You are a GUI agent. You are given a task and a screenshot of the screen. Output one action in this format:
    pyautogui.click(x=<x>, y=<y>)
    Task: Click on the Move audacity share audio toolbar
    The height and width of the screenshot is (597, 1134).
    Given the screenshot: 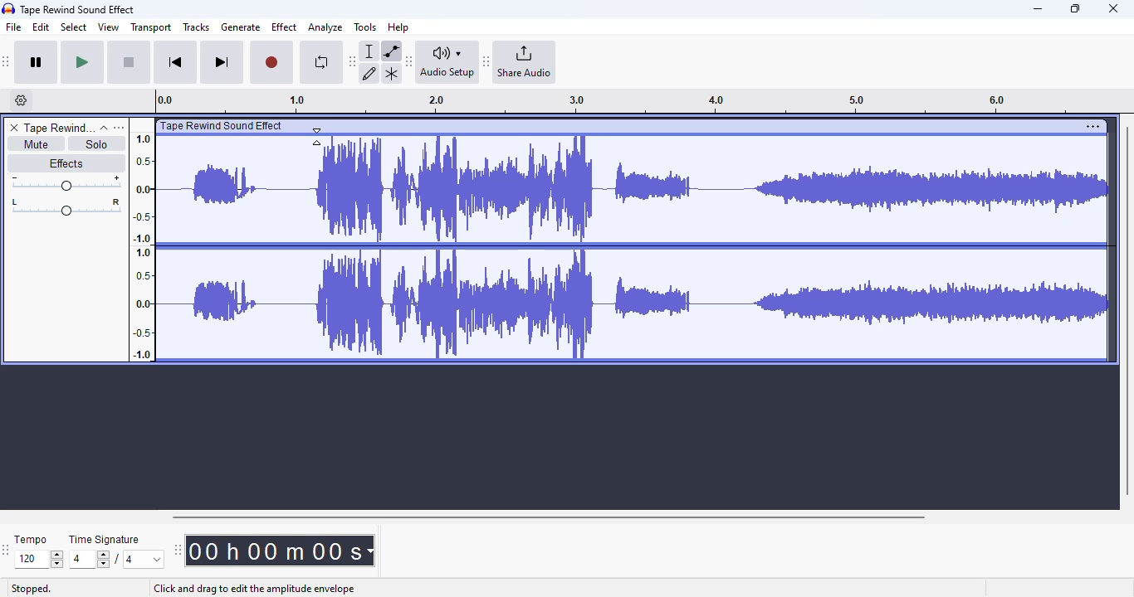 What is the action you would take?
    pyautogui.click(x=486, y=62)
    